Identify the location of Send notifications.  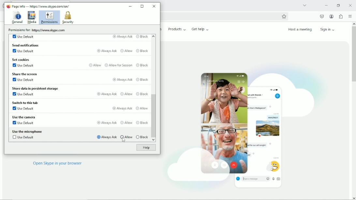
(26, 45).